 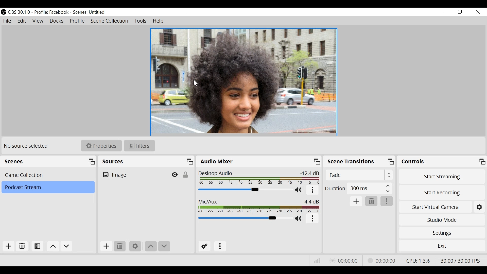 I want to click on Mic/Aux, so click(x=245, y=218).